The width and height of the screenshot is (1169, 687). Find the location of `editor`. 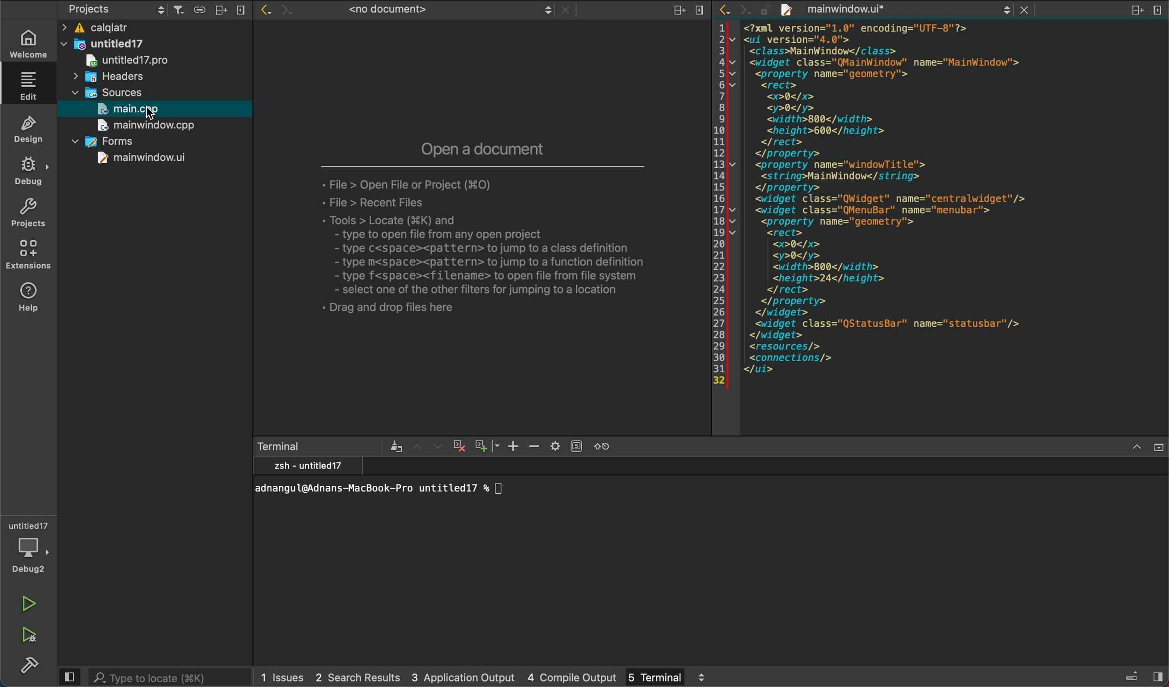

editor is located at coordinates (31, 86).